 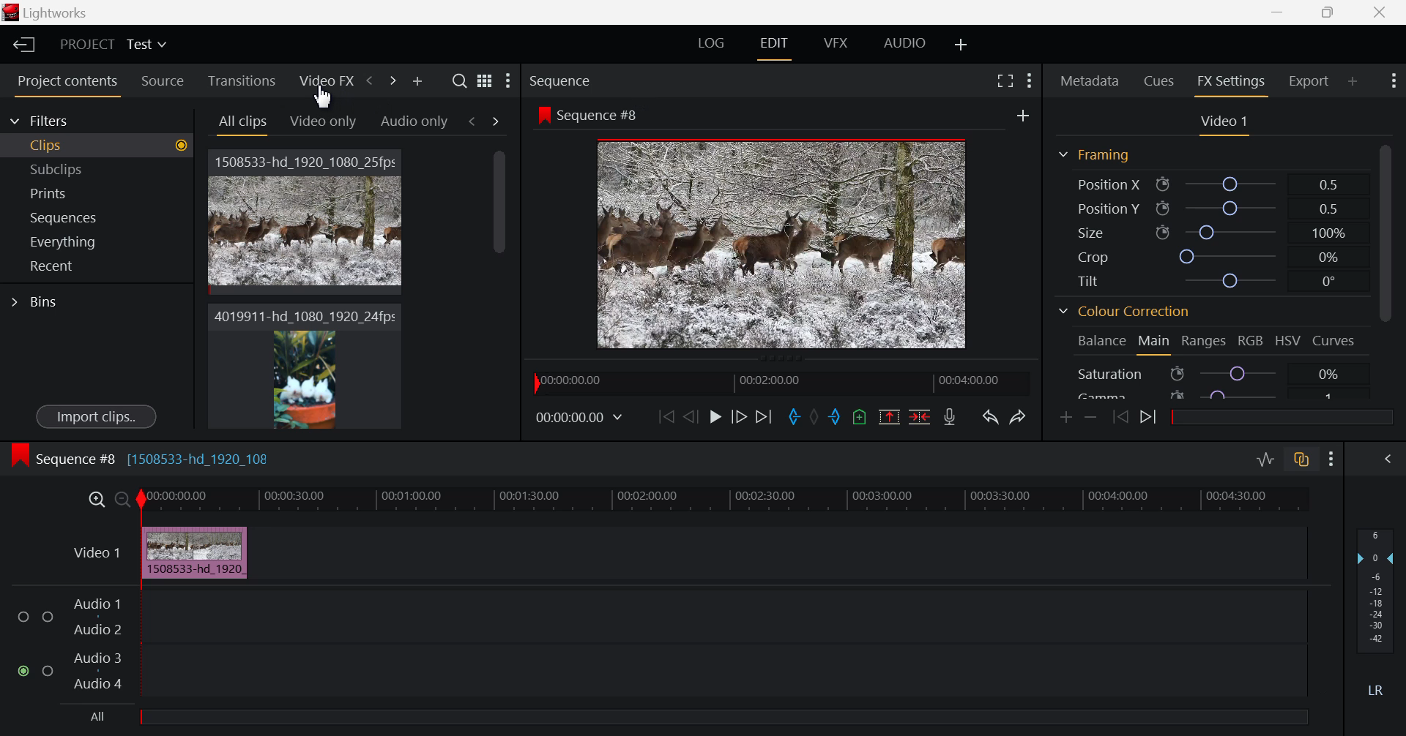 I want to click on Framing Section, so click(x=1096, y=154).